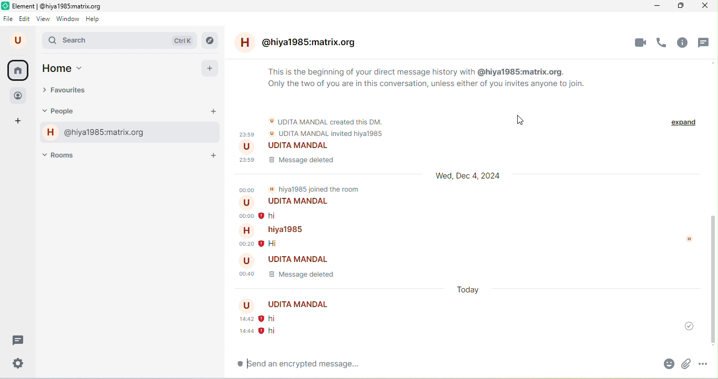  What do you see at coordinates (684, 325) in the screenshot?
I see `message was sent` at bounding box center [684, 325].